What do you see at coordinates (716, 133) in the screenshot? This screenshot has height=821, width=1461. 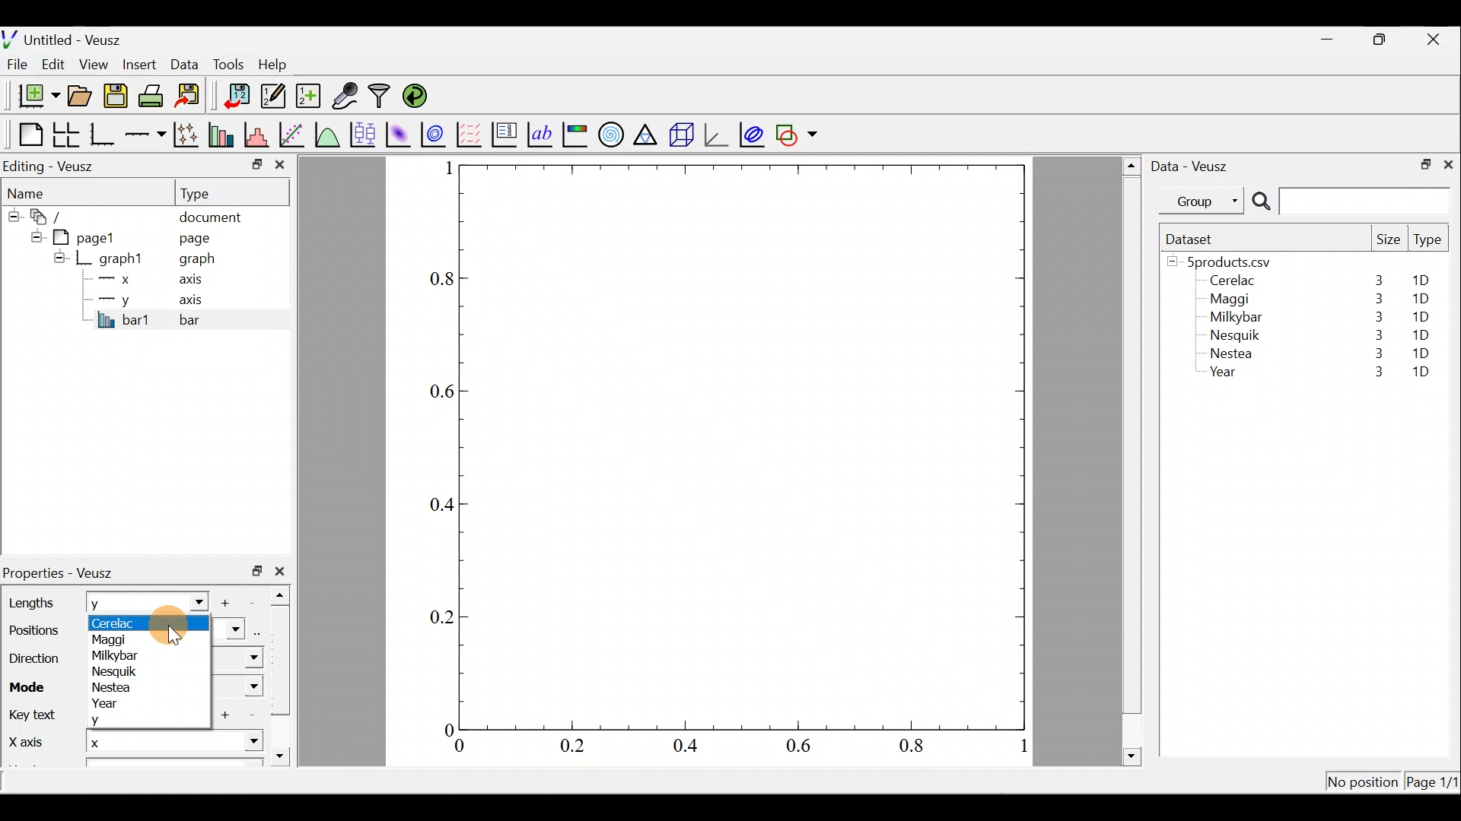 I see `3d graph` at bounding box center [716, 133].